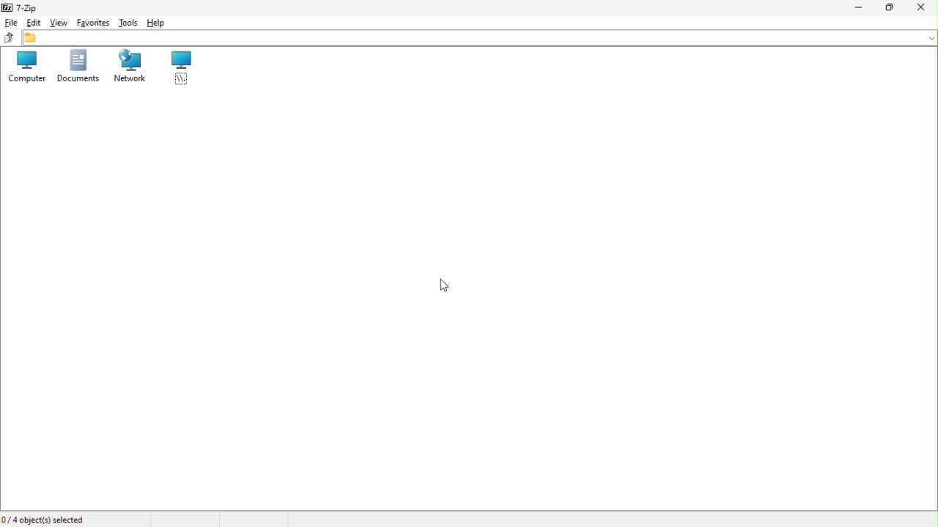 Image resolution: width=938 pixels, height=527 pixels. I want to click on edit, so click(33, 24).